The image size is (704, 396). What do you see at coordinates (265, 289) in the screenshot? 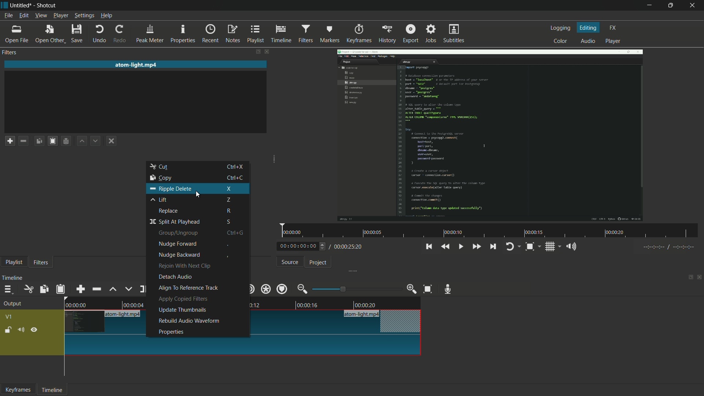
I see `ripple all tracks` at bounding box center [265, 289].